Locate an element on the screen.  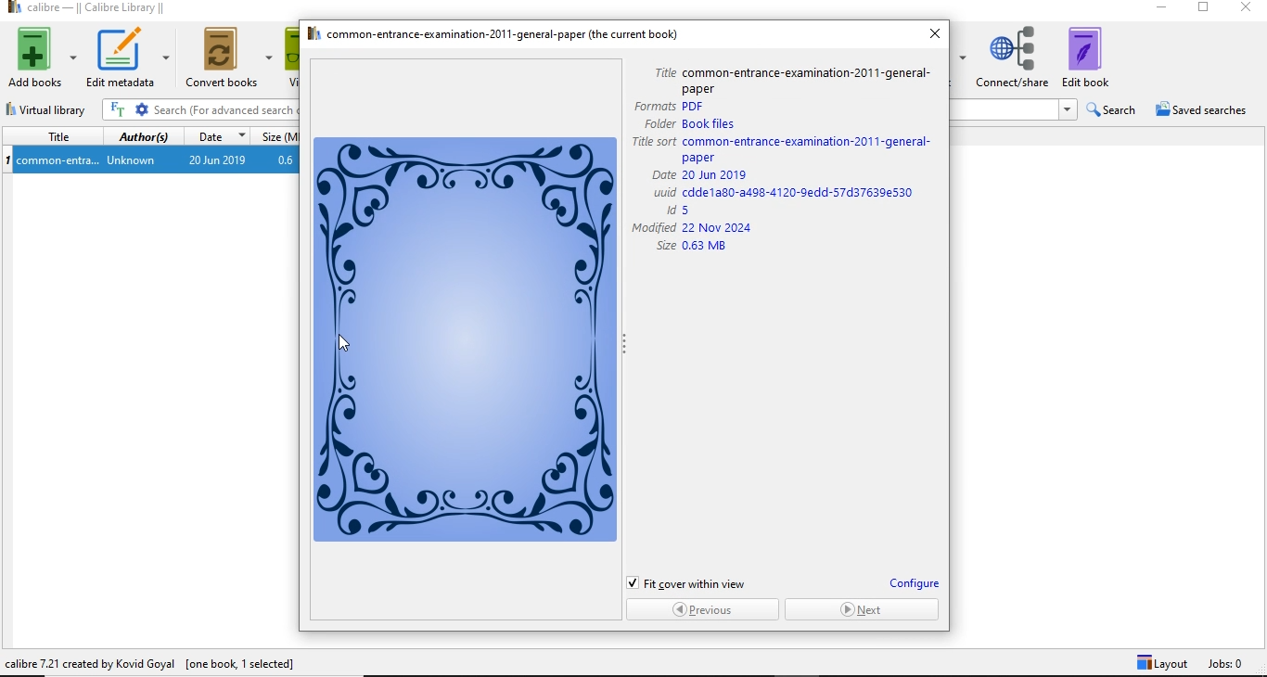
modified 22 Nov 2024 is located at coordinates (693, 227).